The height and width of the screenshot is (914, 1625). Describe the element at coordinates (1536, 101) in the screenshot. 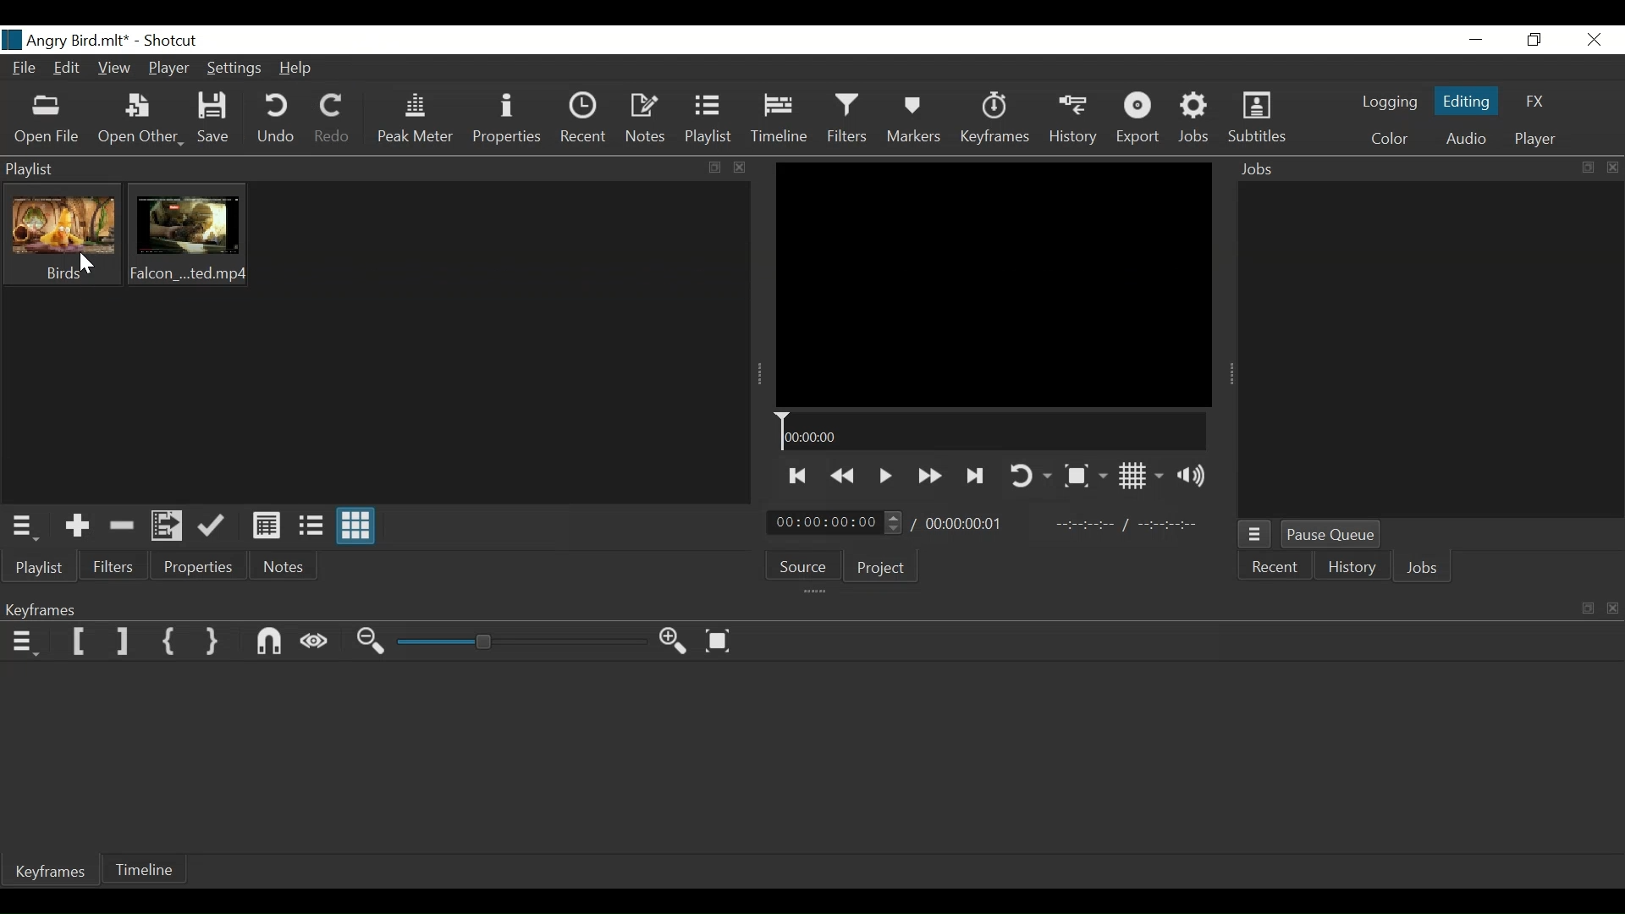

I see `FX` at that location.